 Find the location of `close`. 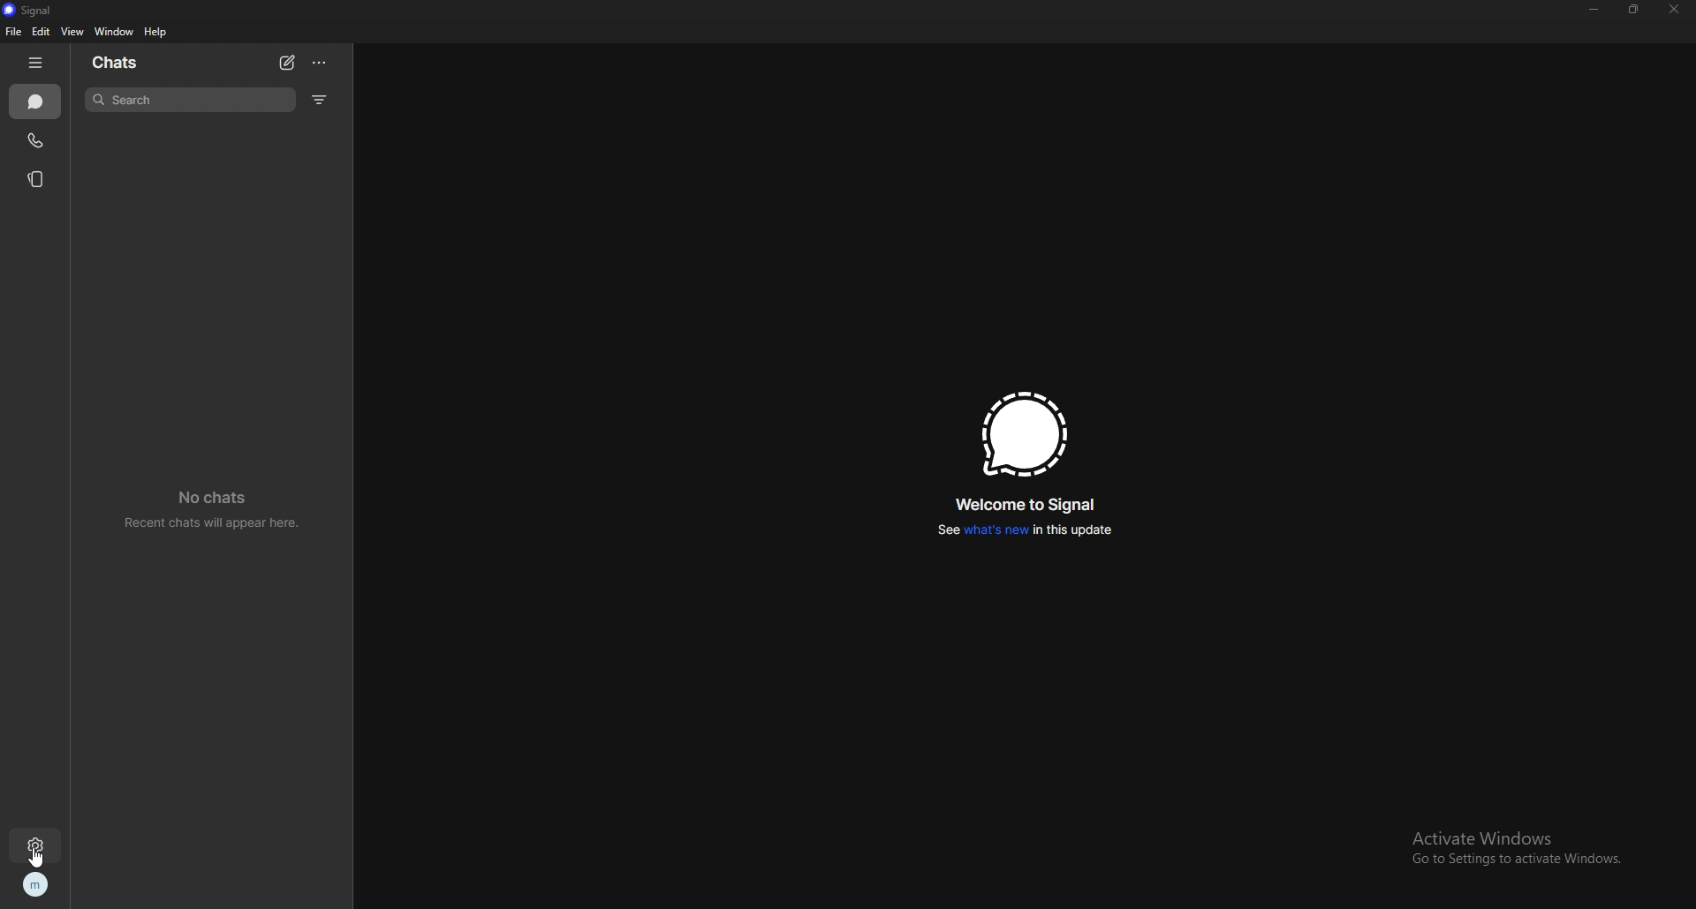

close is located at coordinates (1672, 11).